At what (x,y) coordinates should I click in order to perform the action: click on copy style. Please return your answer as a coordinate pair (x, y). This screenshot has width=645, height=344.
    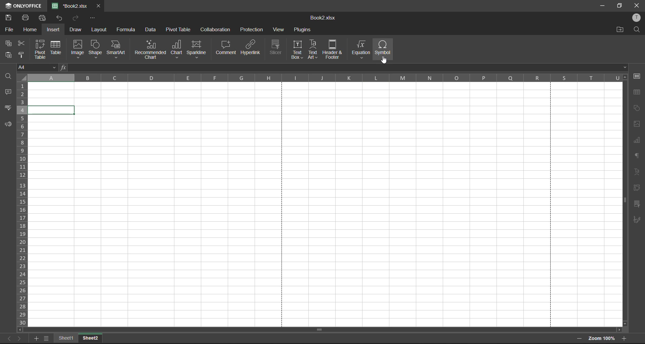
    Looking at the image, I should click on (21, 55).